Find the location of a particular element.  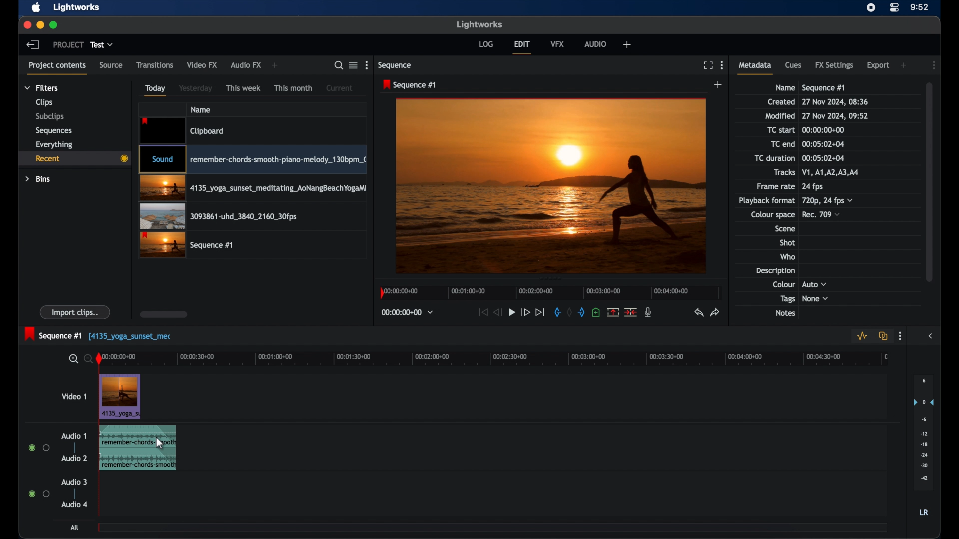

zoom in is located at coordinates (72, 359).